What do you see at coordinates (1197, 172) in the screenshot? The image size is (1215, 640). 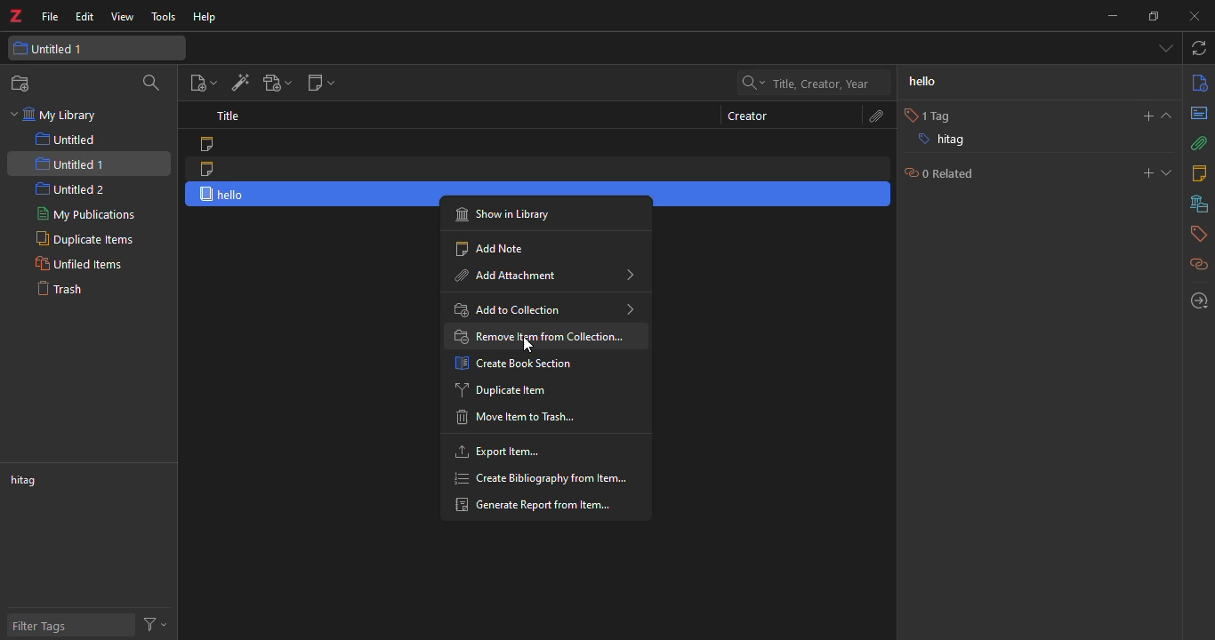 I see `notes` at bounding box center [1197, 172].